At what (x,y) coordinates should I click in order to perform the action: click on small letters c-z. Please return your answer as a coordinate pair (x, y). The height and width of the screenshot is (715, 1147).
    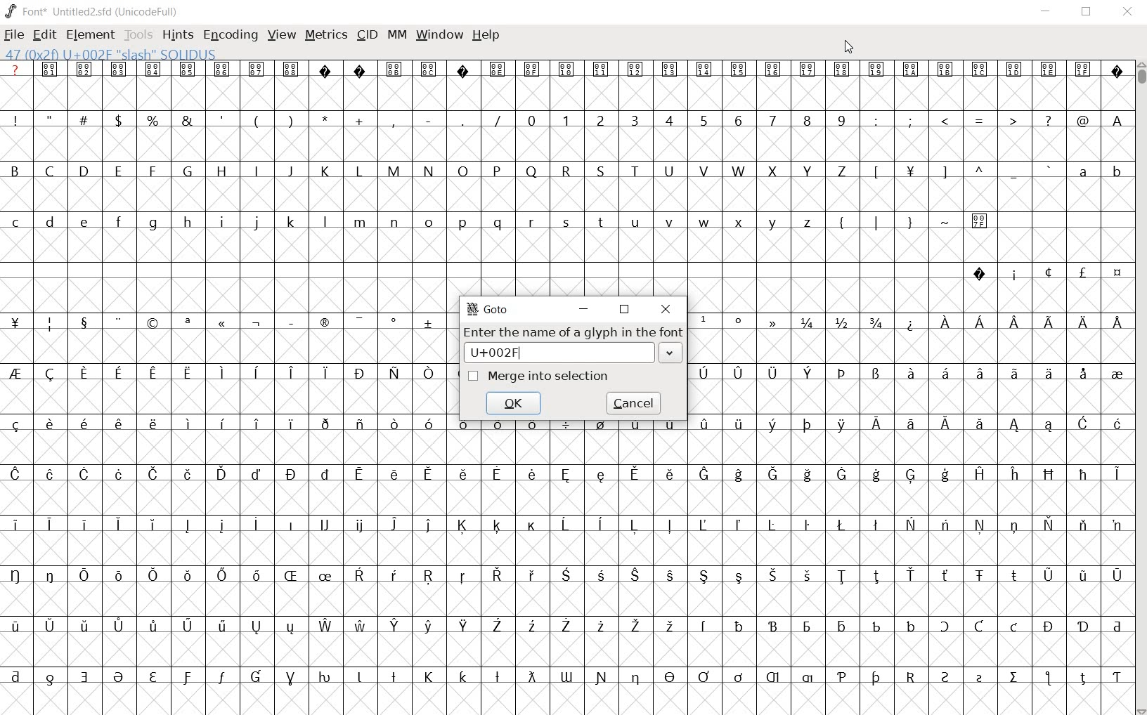
    Looking at the image, I should click on (417, 221).